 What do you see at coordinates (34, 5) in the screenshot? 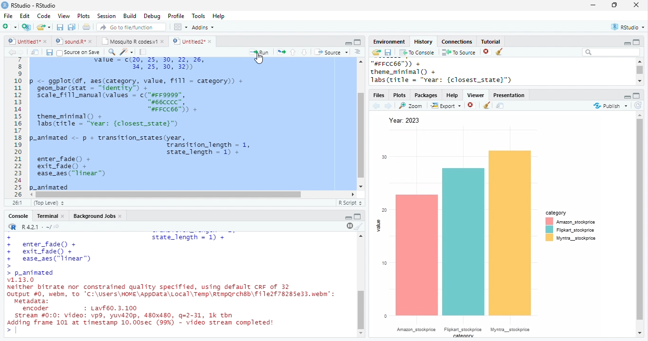
I see `RStudio-RStudio` at bounding box center [34, 5].